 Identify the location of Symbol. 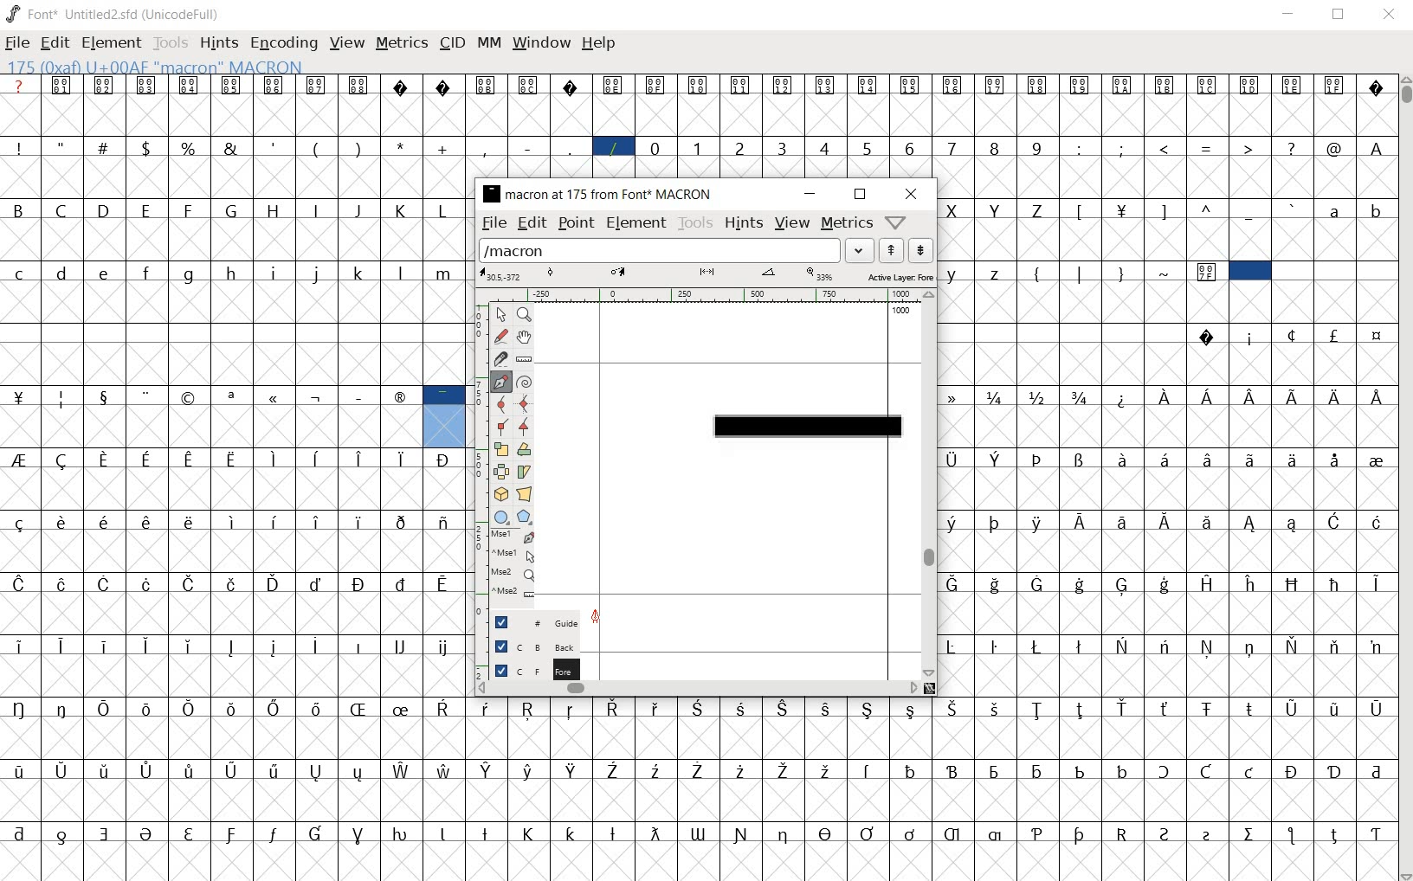
(570, 85).